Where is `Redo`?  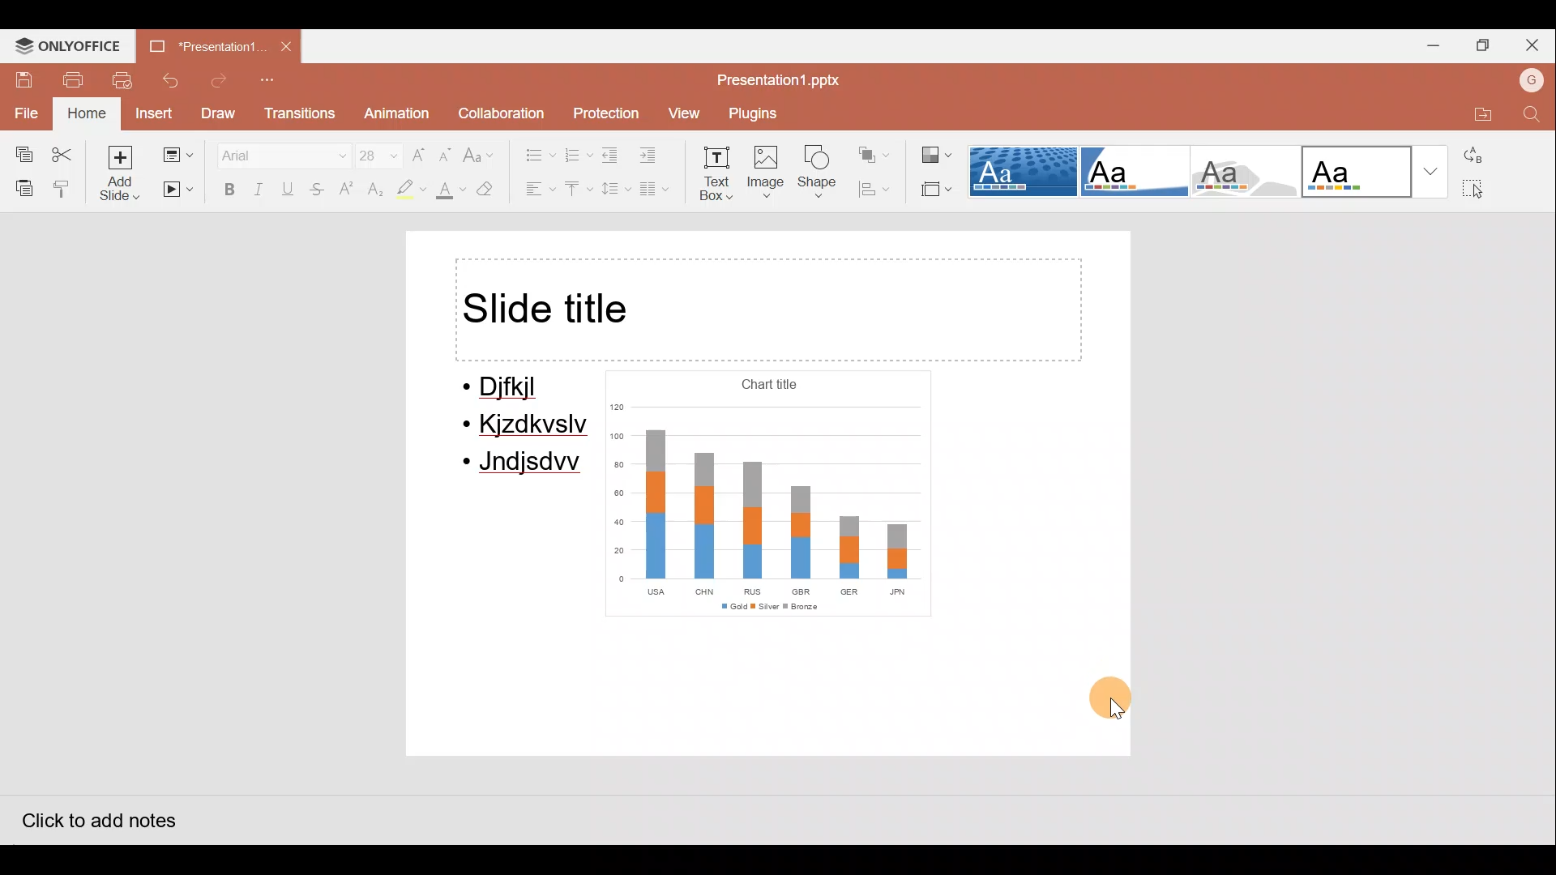 Redo is located at coordinates (220, 80).